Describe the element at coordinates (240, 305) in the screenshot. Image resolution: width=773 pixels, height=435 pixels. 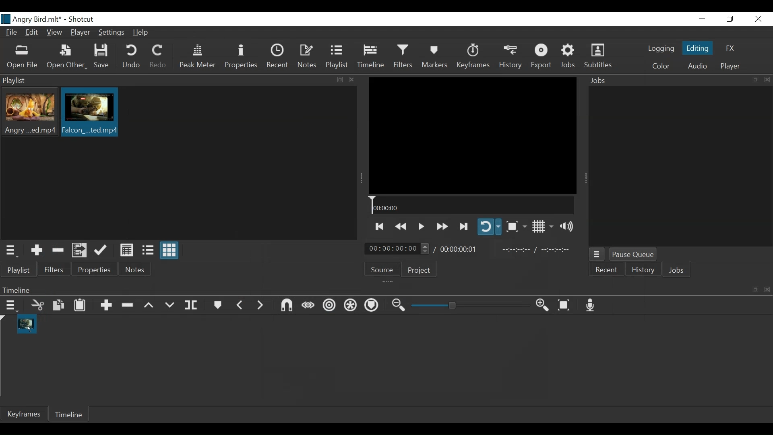
I see `Previous marker` at that location.